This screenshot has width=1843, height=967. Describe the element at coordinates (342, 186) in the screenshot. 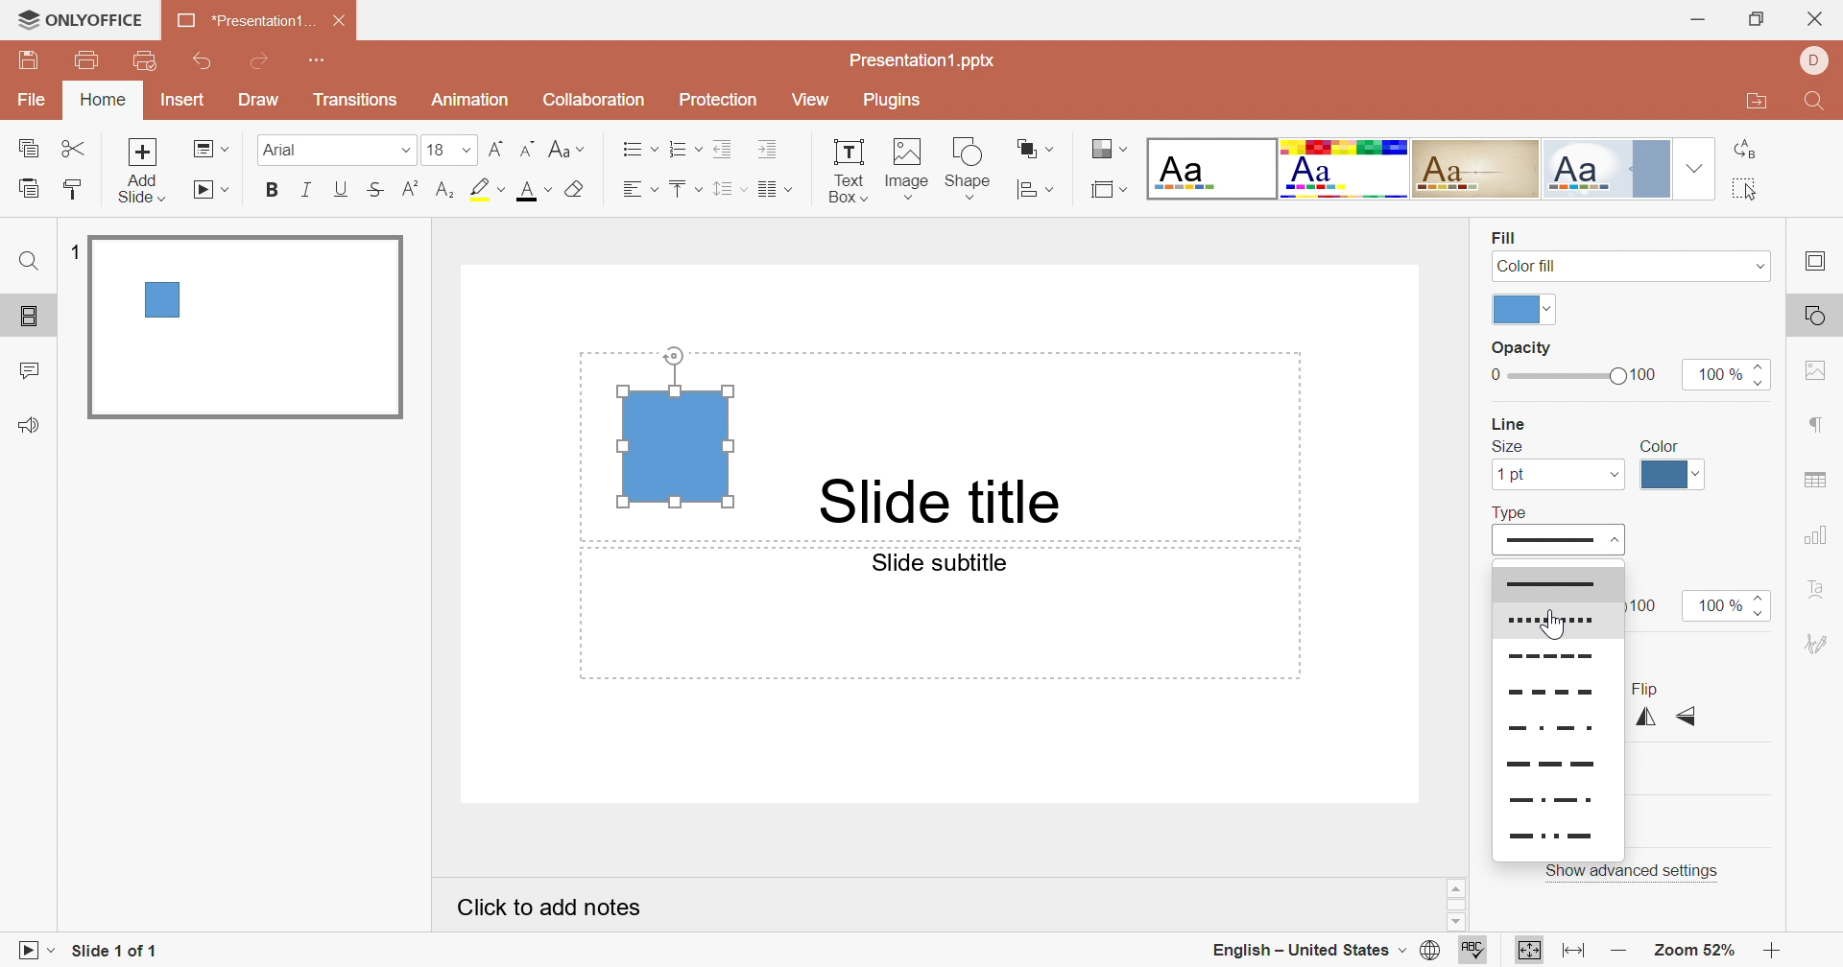

I see `Underline` at that location.